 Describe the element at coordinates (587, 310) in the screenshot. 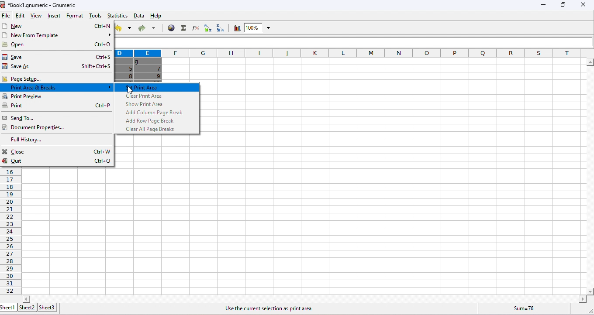

I see `expand` at that location.